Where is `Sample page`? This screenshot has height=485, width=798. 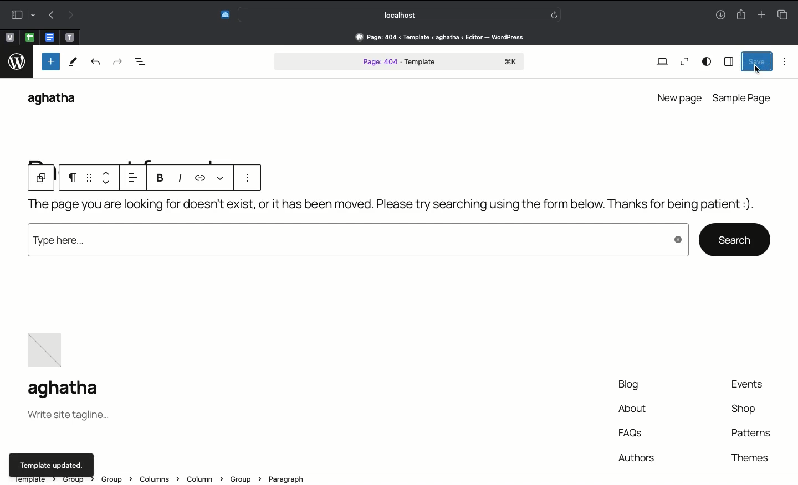 Sample page is located at coordinates (743, 98).